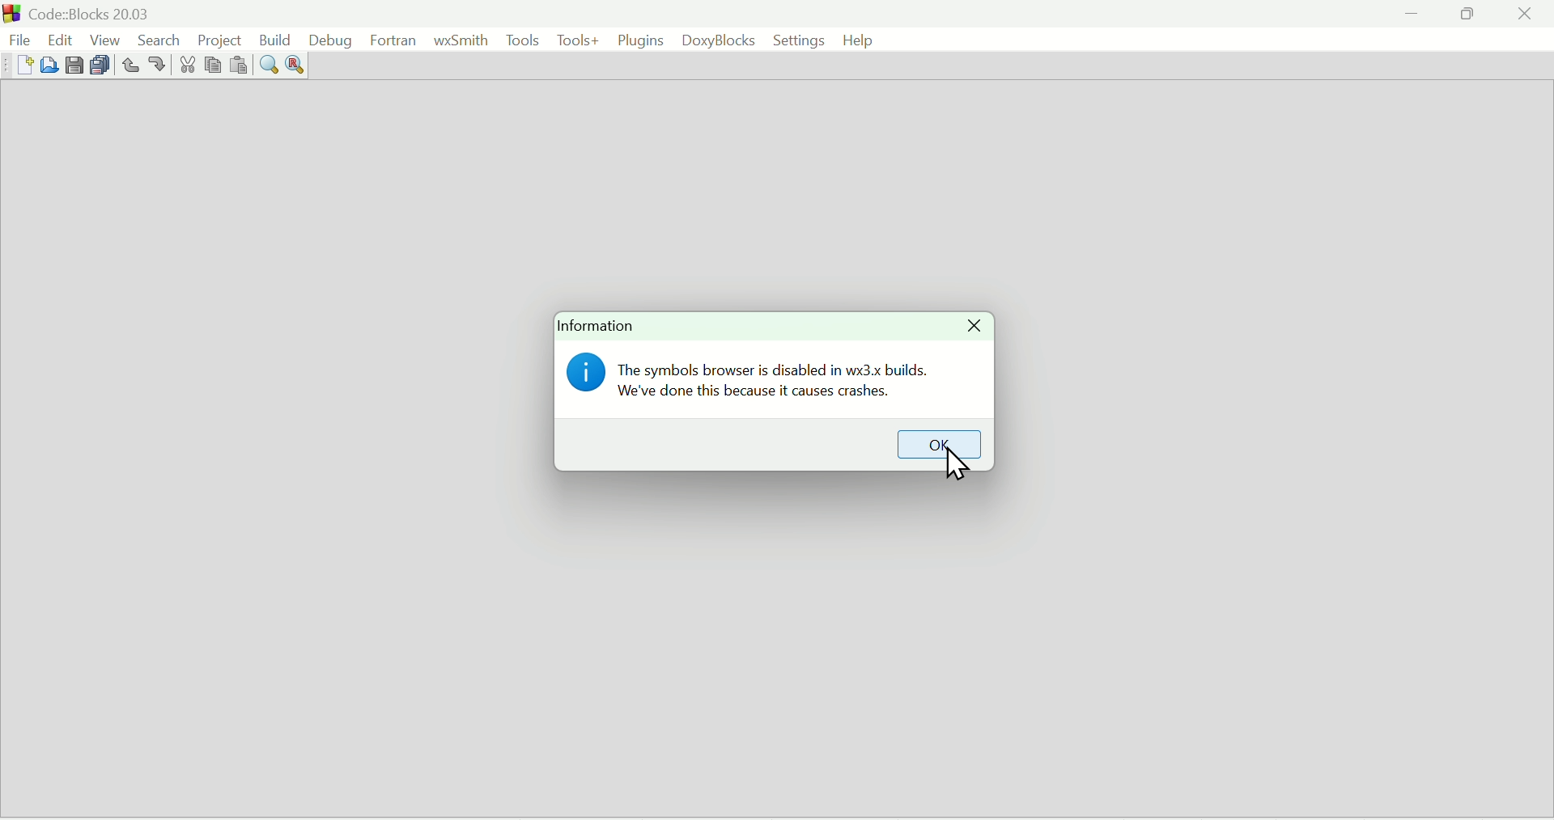 The width and height of the screenshot is (1554, 820). Describe the element at coordinates (74, 65) in the screenshot. I see `Save` at that location.